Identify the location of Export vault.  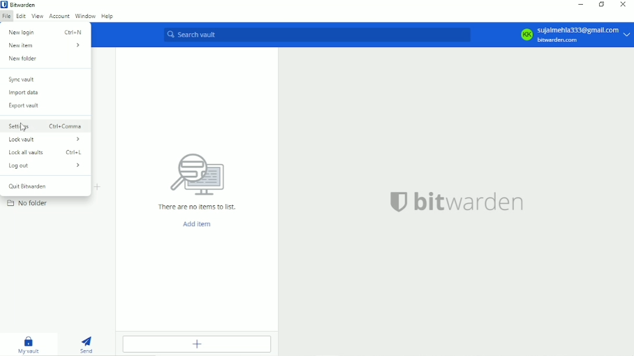
(24, 107).